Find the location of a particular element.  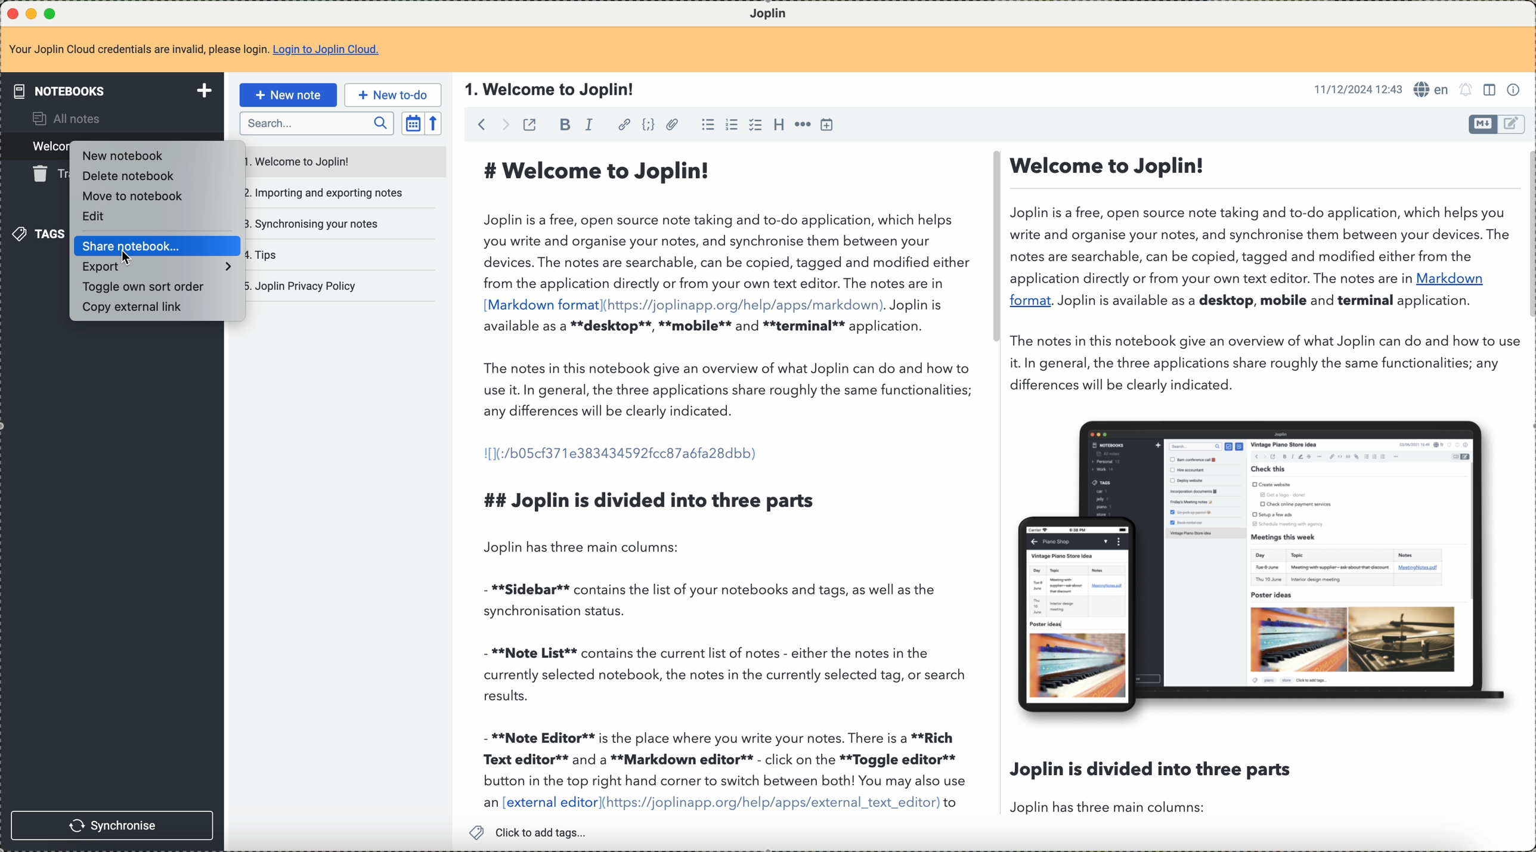

click to add tags is located at coordinates (534, 832).